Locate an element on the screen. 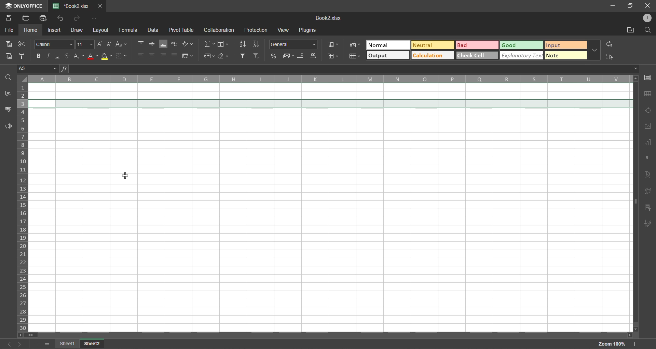 The height and width of the screenshot is (349, 656). sort ascending is located at coordinates (244, 44).